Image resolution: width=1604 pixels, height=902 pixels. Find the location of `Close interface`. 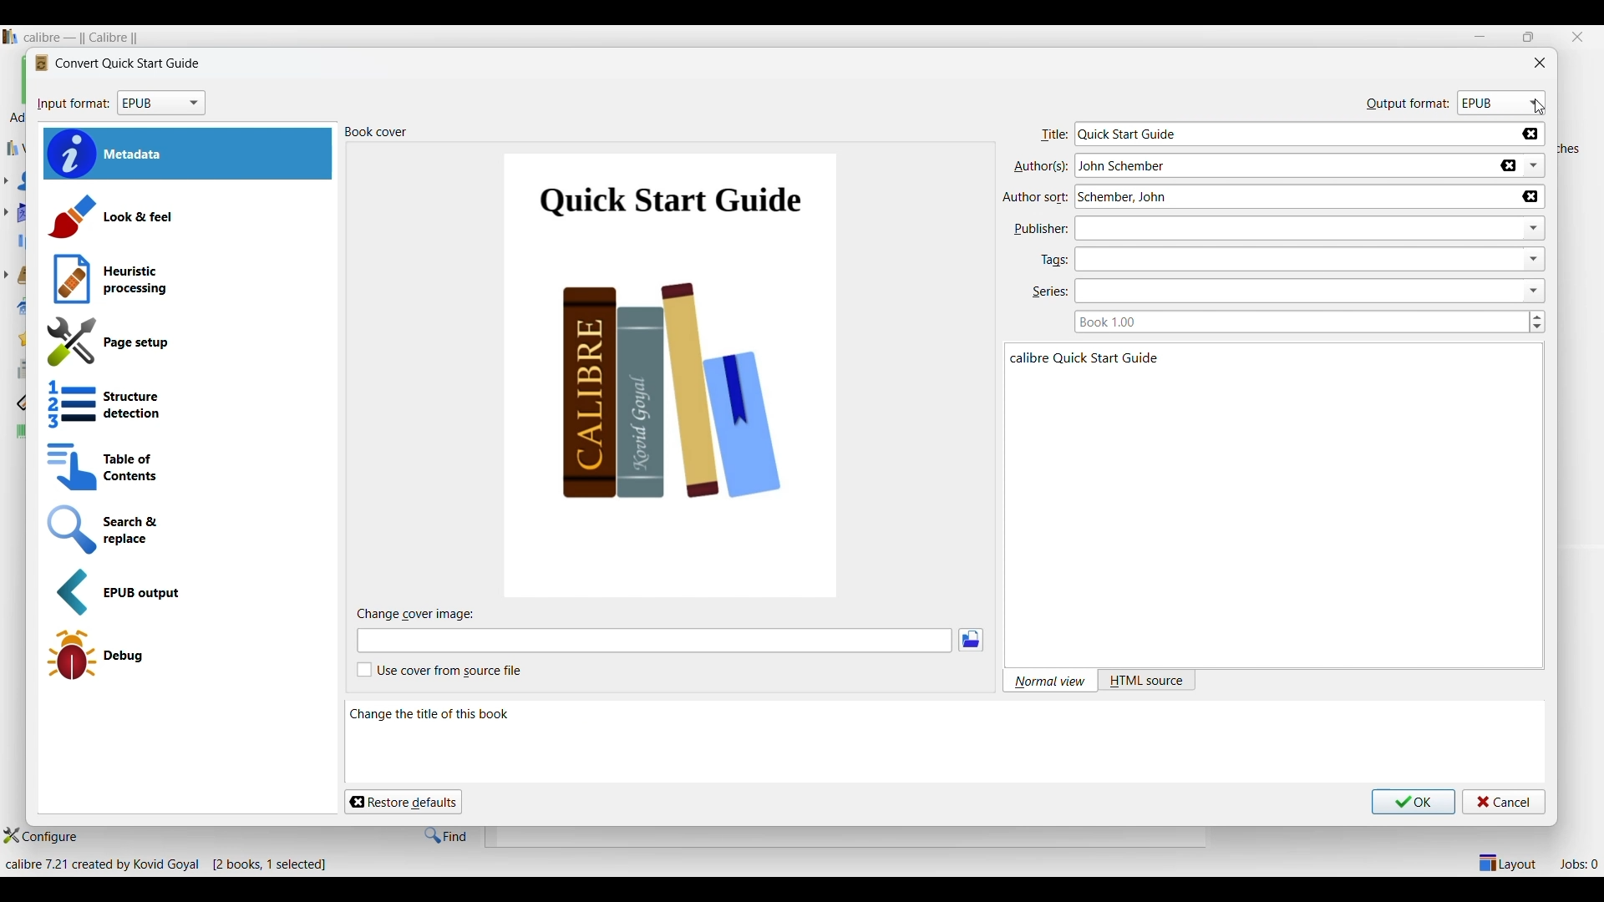

Close interface is located at coordinates (1578, 38).